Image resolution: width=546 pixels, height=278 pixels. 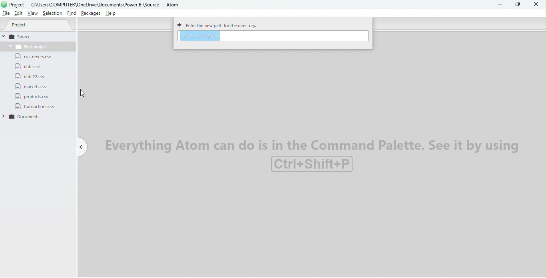 I want to click on Source, so click(x=38, y=36).